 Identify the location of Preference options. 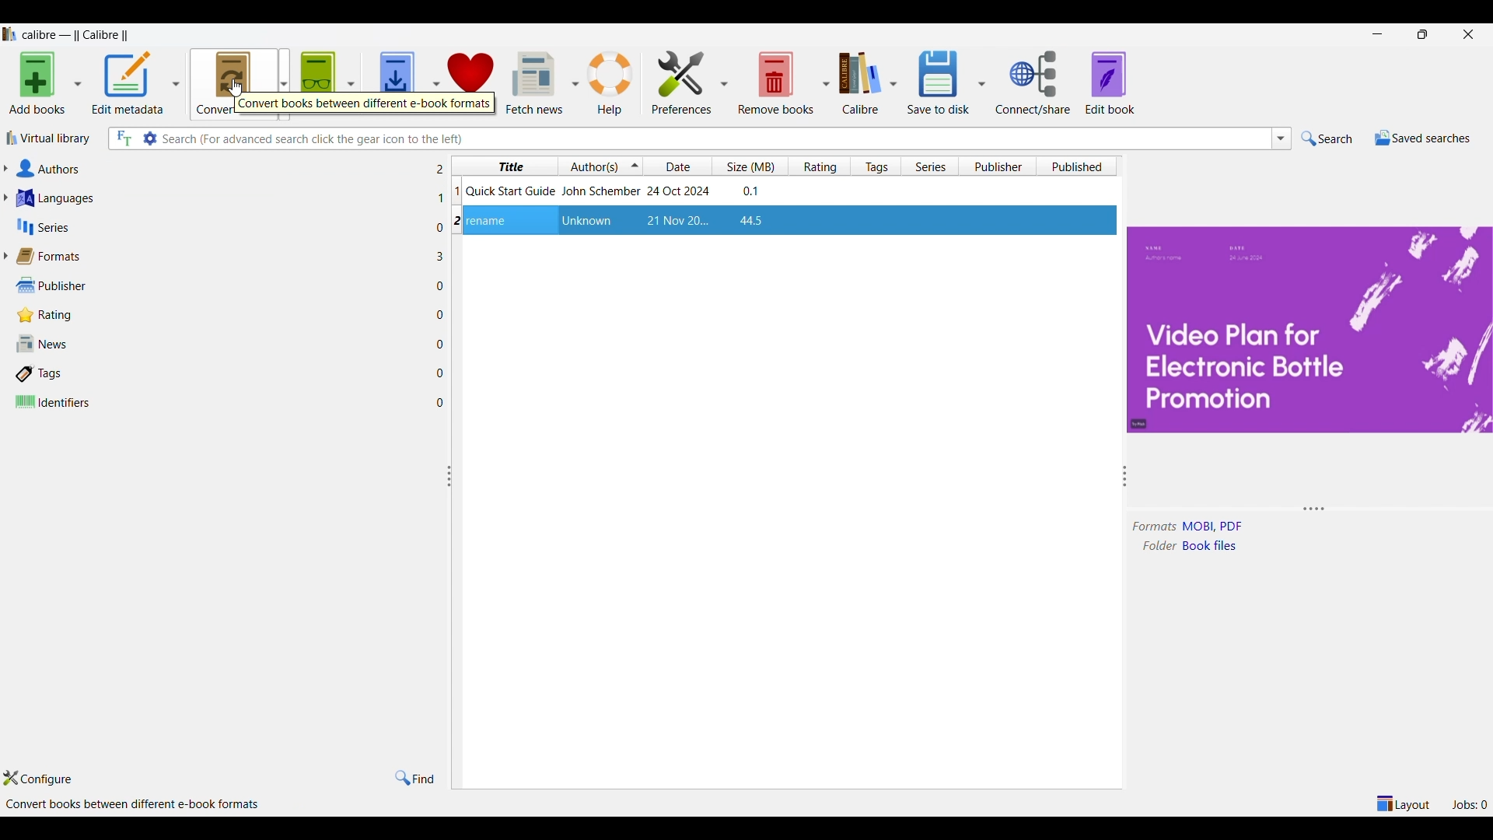
(725, 82).